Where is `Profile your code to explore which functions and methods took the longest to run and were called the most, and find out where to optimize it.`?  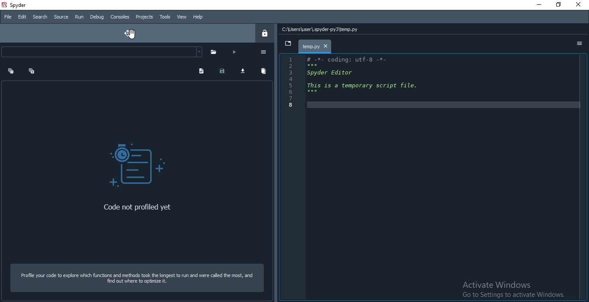 Profile your code to explore which functions and methods took the longest to run and were called the most, and find out where to optimize it. is located at coordinates (137, 277).